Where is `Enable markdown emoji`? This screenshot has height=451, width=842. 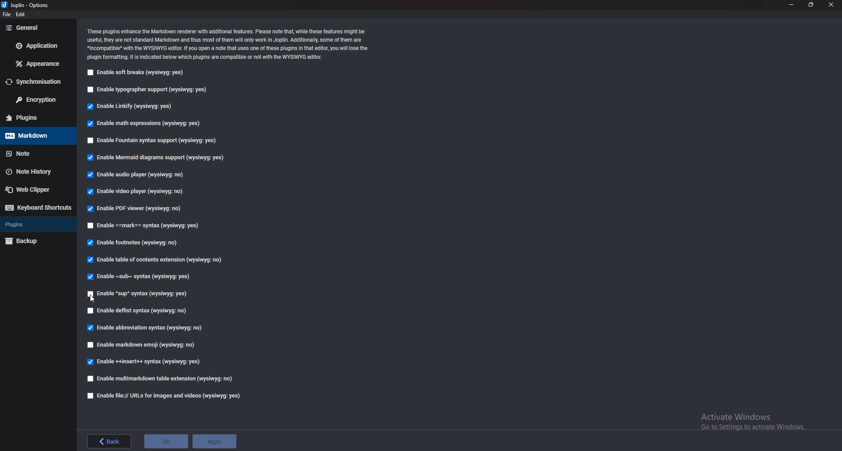
Enable markdown emoji is located at coordinates (145, 344).